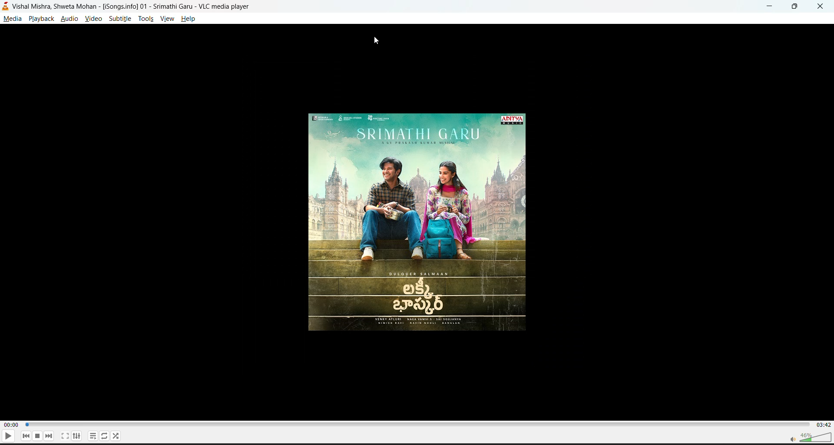  I want to click on subtitle, so click(120, 20).